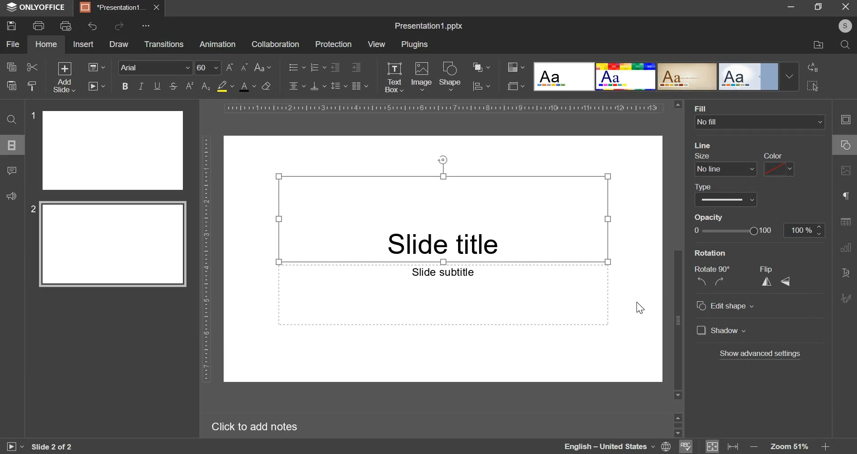  What do you see at coordinates (297, 85) in the screenshot?
I see `horizontal alignment` at bounding box center [297, 85].